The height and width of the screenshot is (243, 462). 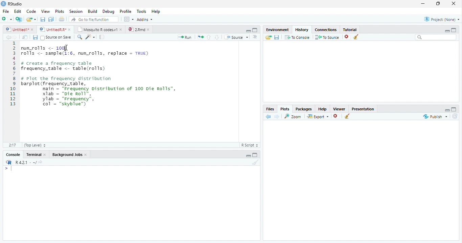 What do you see at coordinates (157, 11) in the screenshot?
I see `Help` at bounding box center [157, 11].